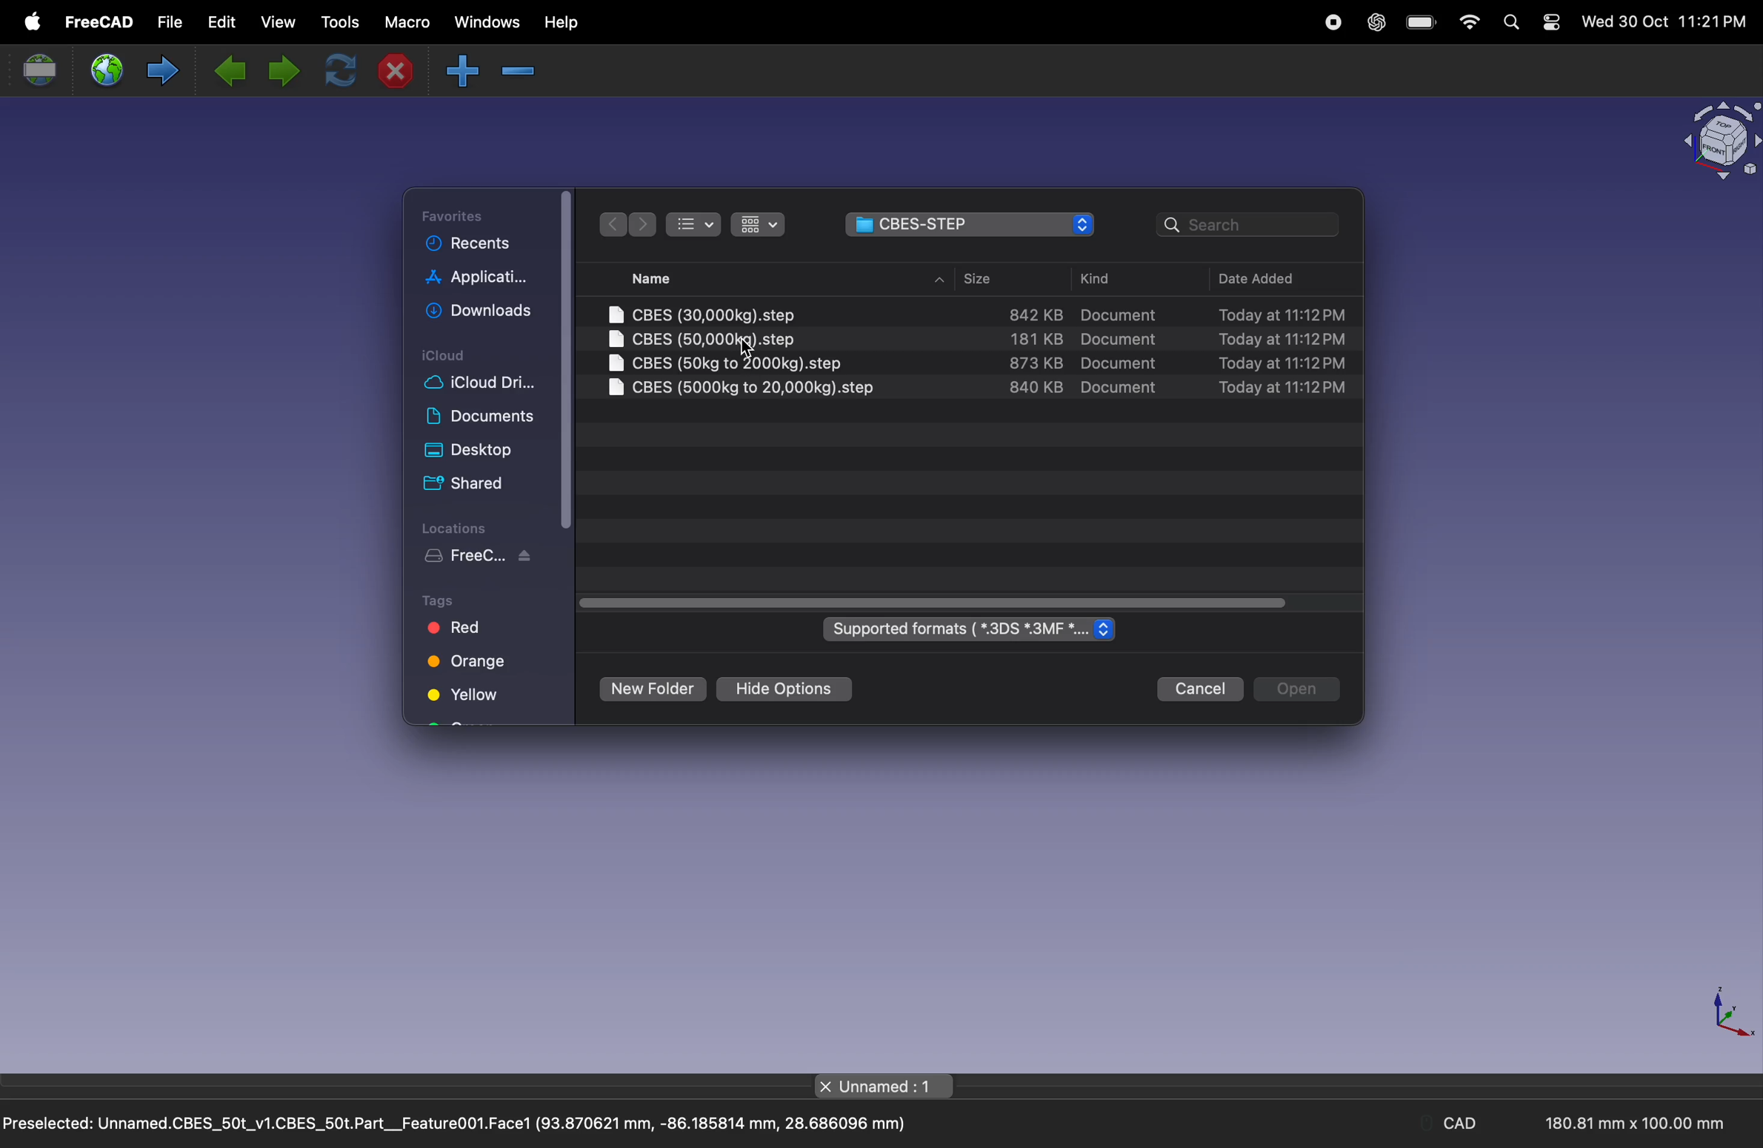  Describe the element at coordinates (1102, 282) in the screenshot. I see `kind` at that location.